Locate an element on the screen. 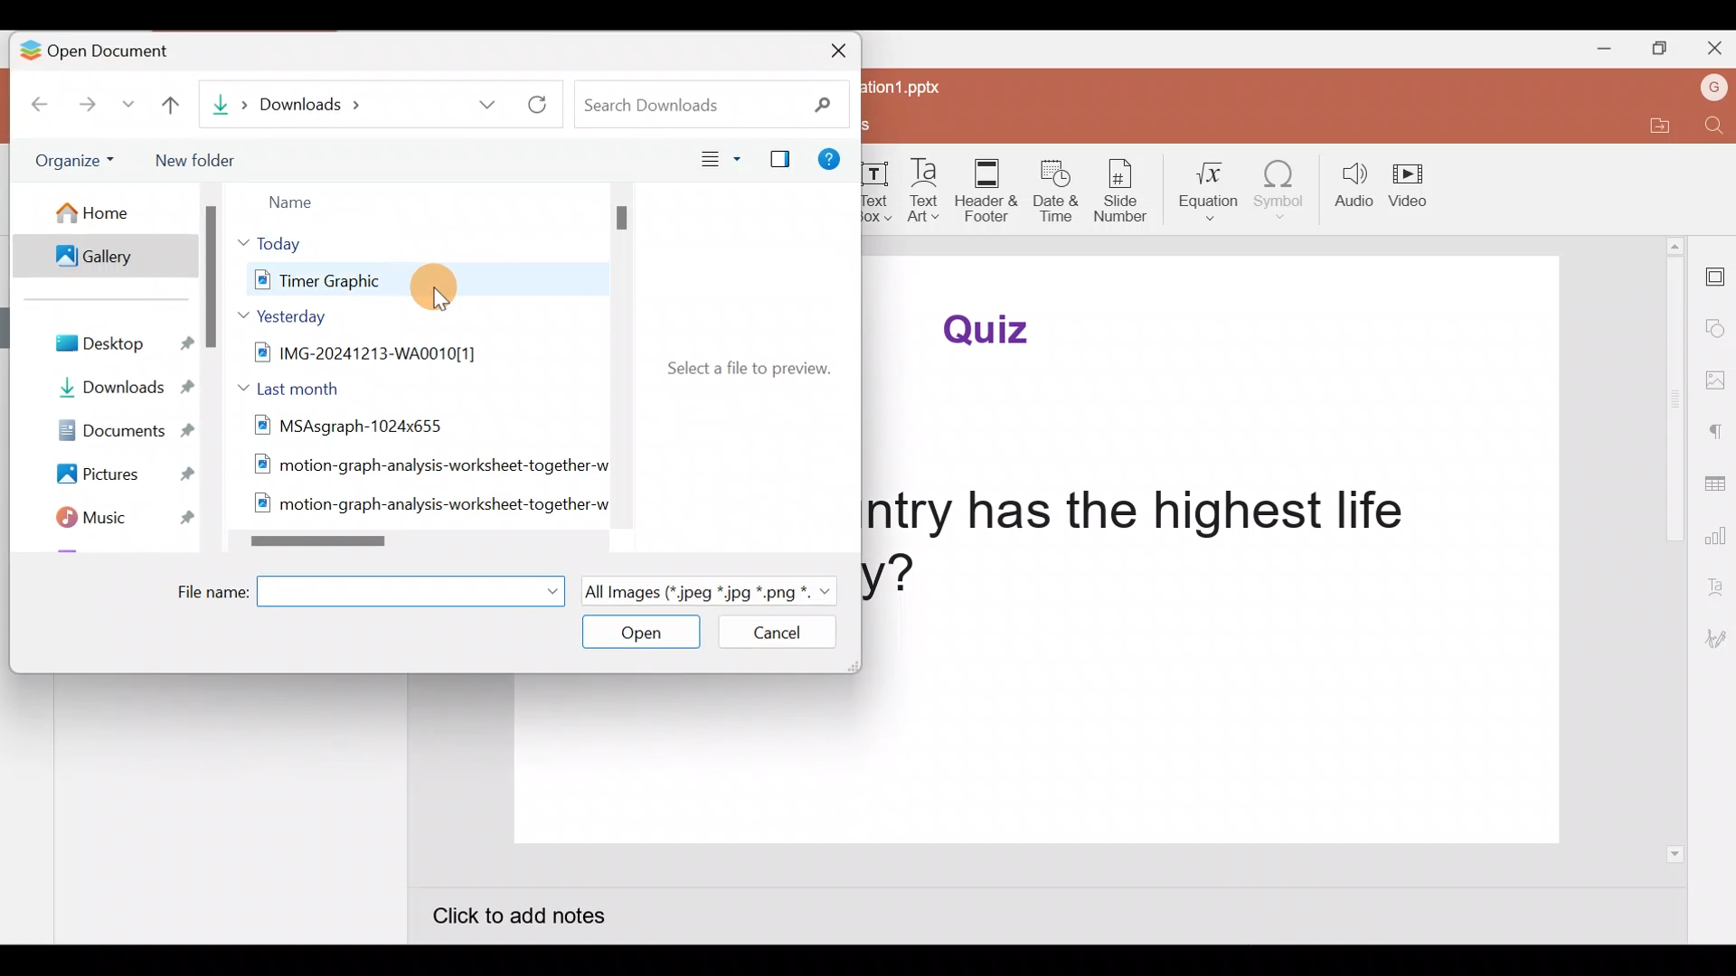 The width and height of the screenshot is (1736, 976). Cancel is located at coordinates (780, 633).